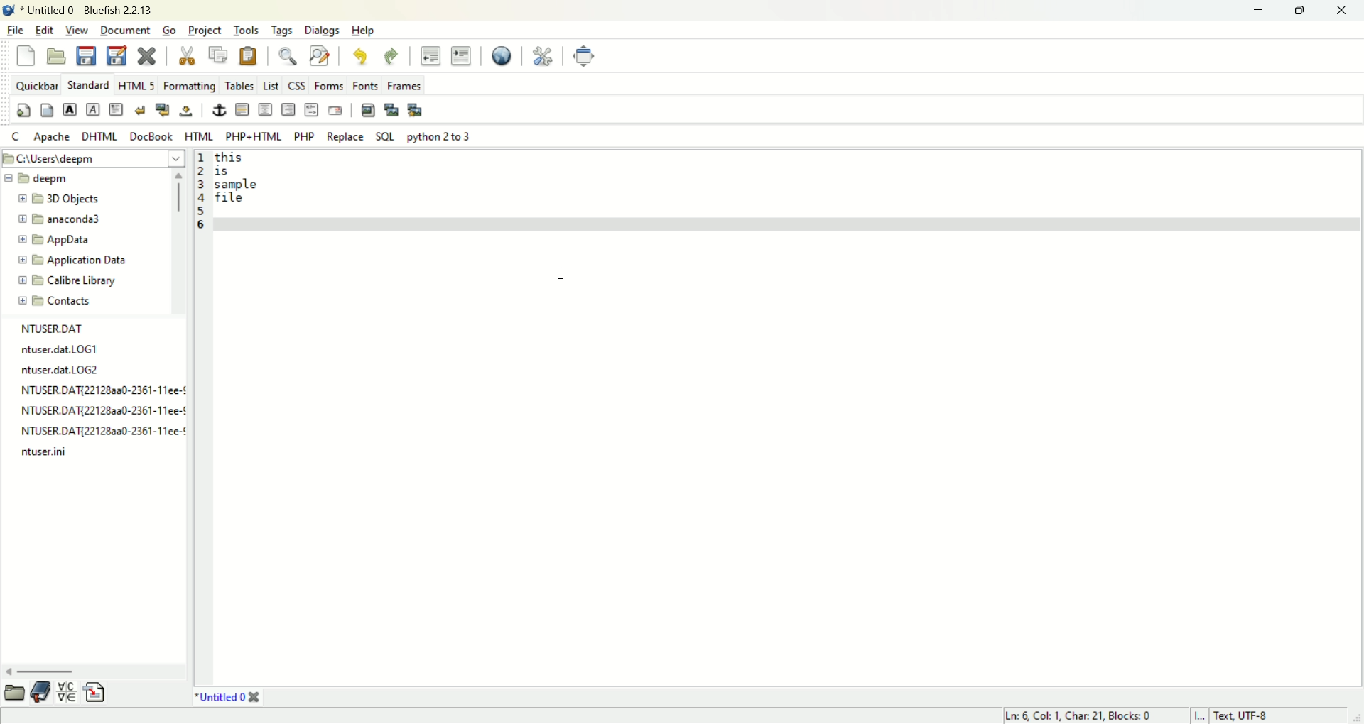 This screenshot has width=1364, height=724. Describe the element at coordinates (218, 54) in the screenshot. I see `copy` at that location.